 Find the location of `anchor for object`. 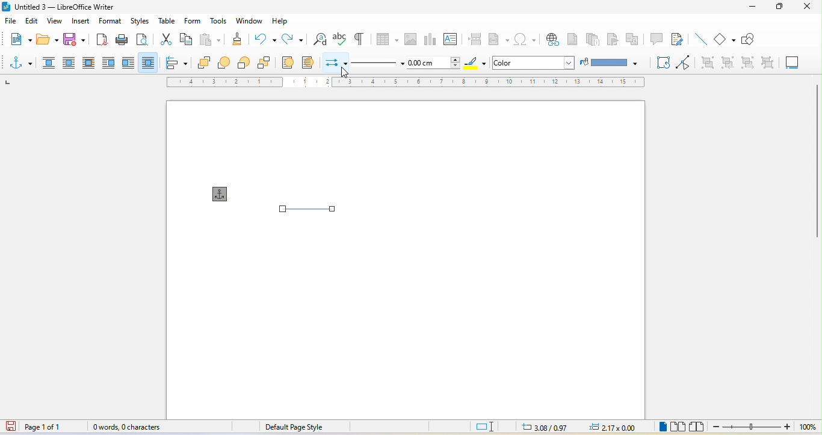

anchor for object is located at coordinates (224, 193).